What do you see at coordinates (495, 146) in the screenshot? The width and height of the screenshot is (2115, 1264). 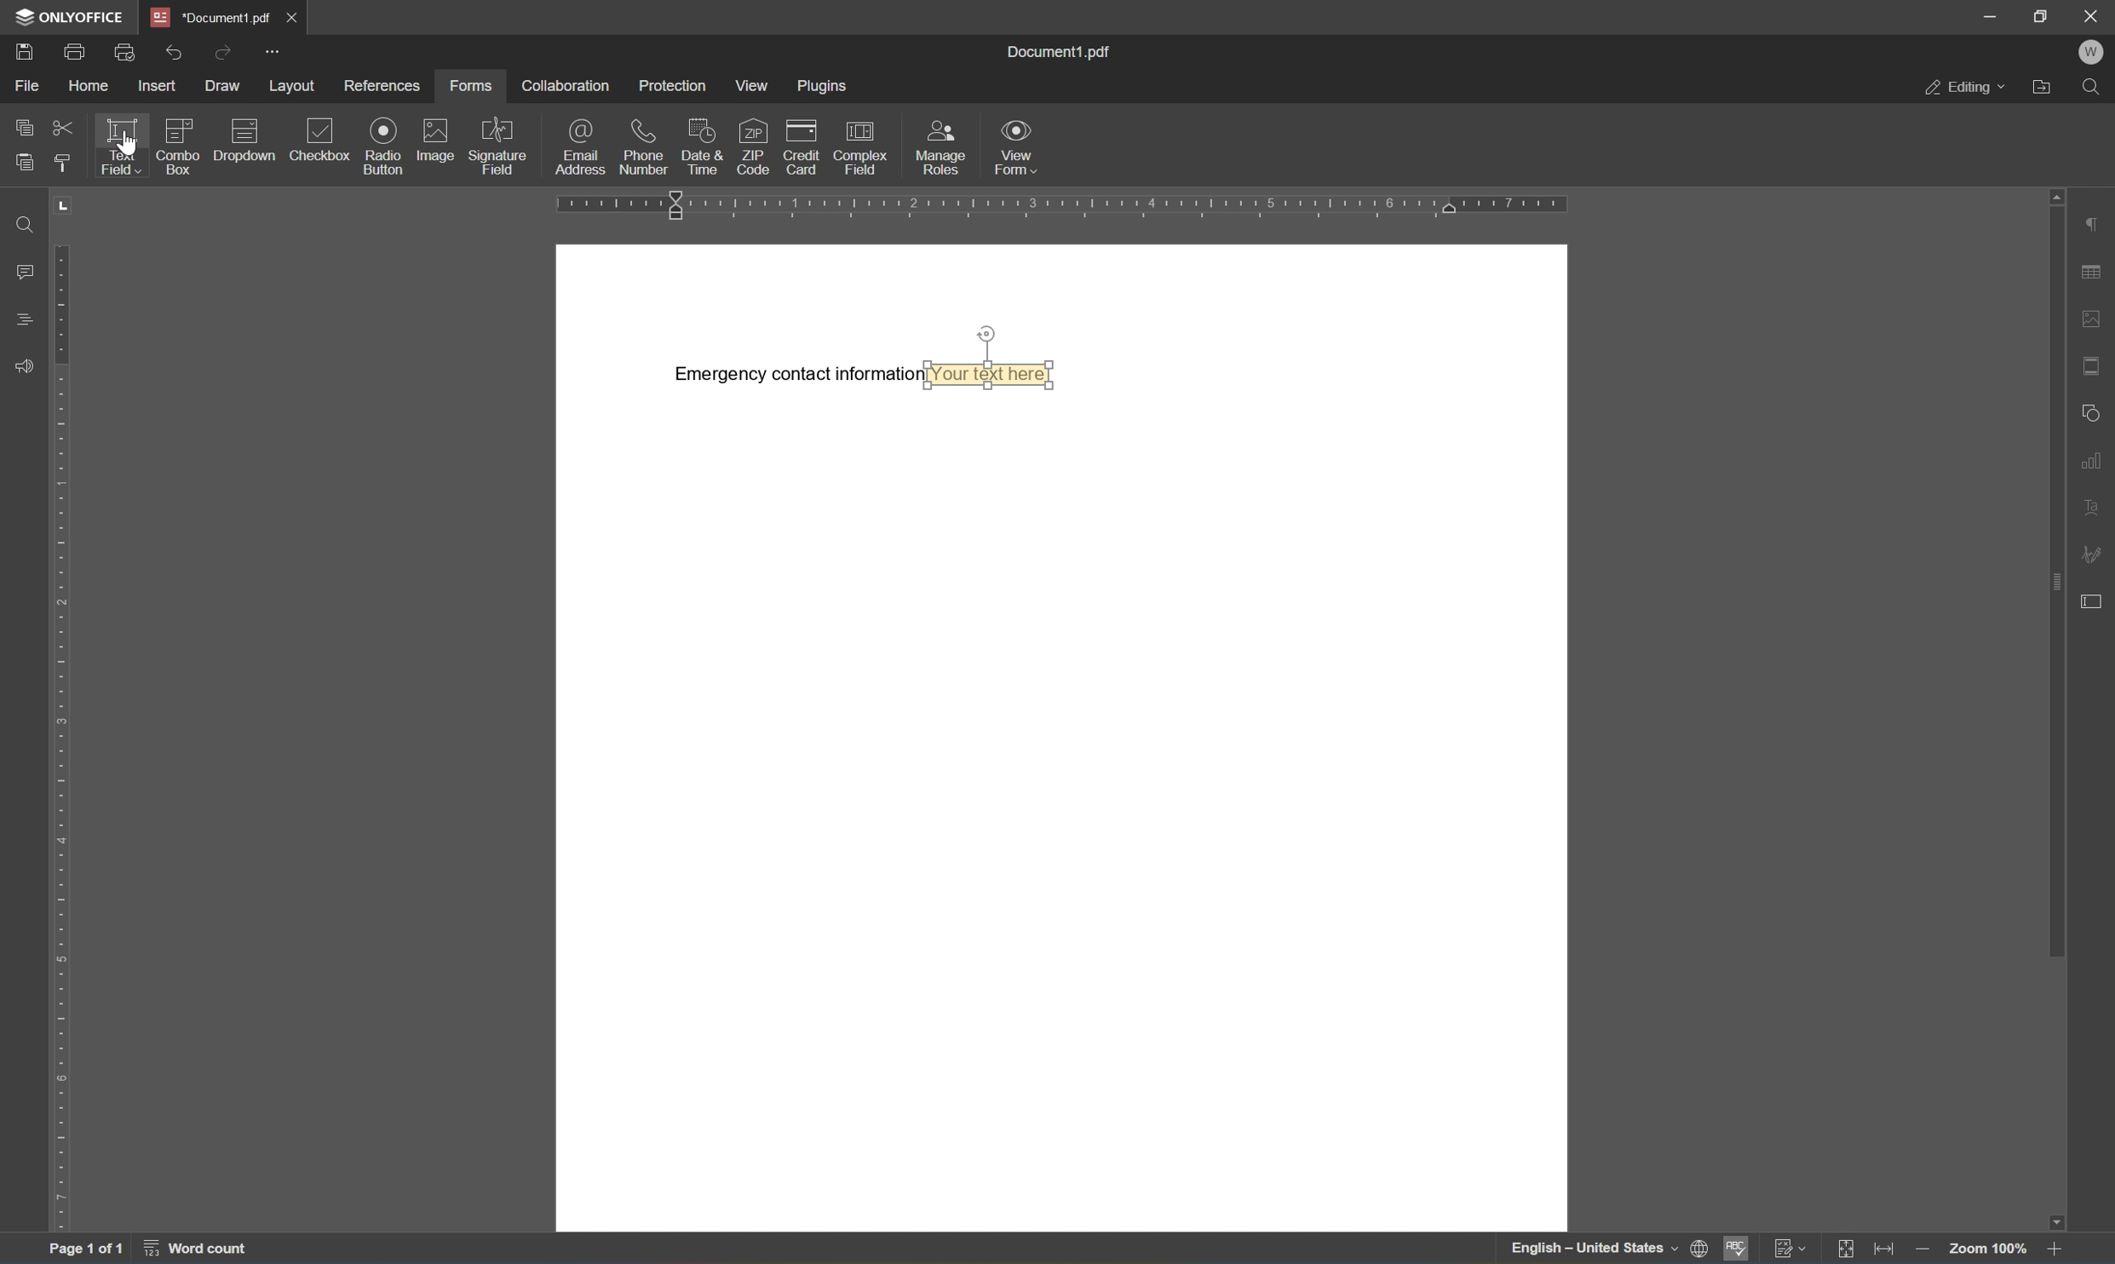 I see `signature field` at bounding box center [495, 146].